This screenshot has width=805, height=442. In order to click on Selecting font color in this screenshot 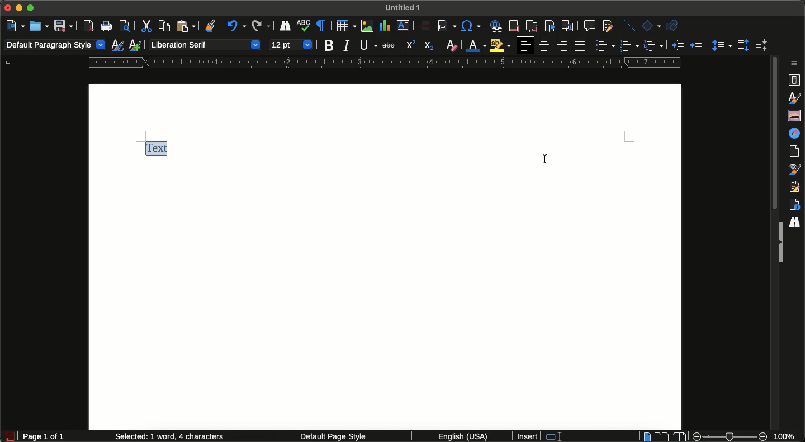, I will do `click(477, 45)`.